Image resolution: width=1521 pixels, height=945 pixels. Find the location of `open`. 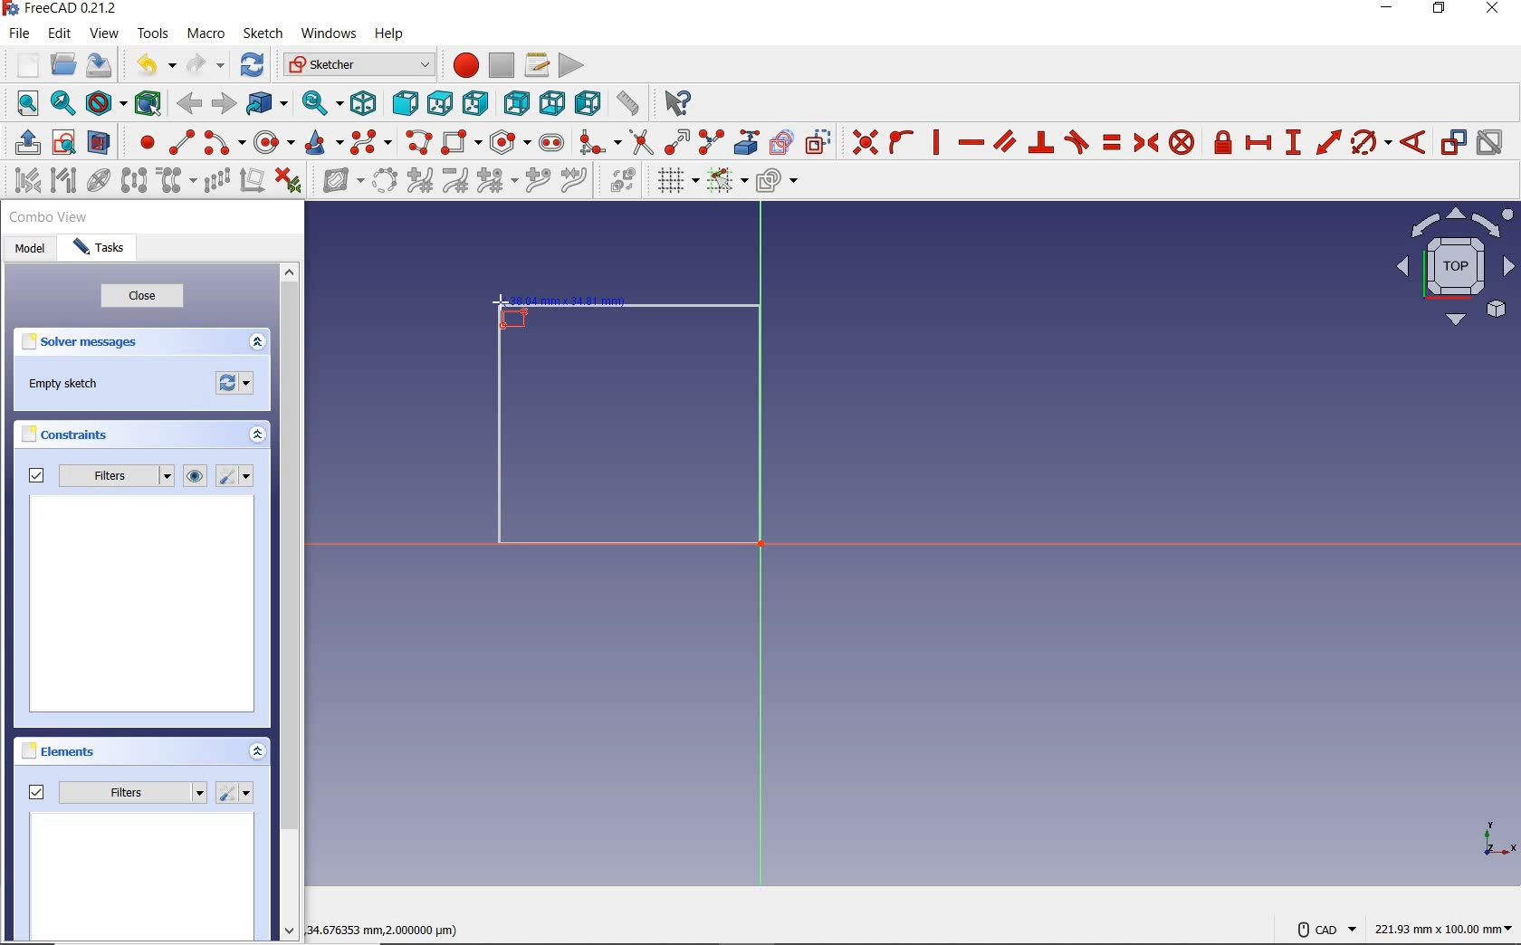

open is located at coordinates (62, 65).